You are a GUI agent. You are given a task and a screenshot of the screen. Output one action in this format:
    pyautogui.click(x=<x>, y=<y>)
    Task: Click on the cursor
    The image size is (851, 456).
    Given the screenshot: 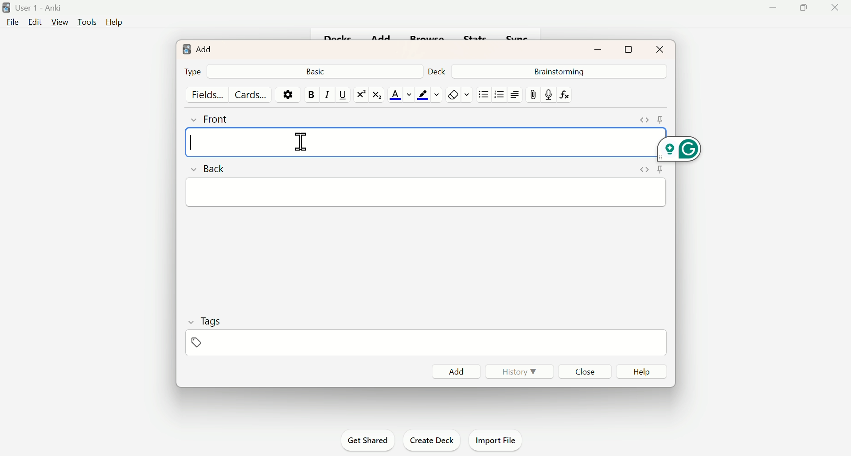 What is the action you would take?
    pyautogui.click(x=297, y=141)
    